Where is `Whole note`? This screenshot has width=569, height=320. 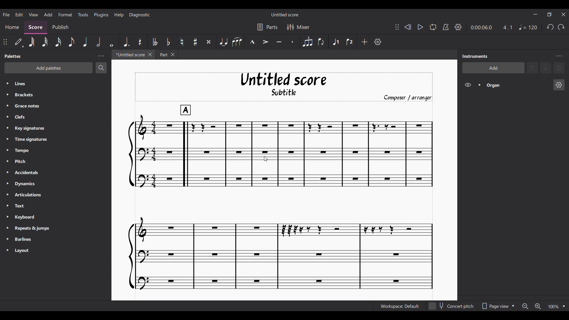 Whole note is located at coordinates (112, 42).